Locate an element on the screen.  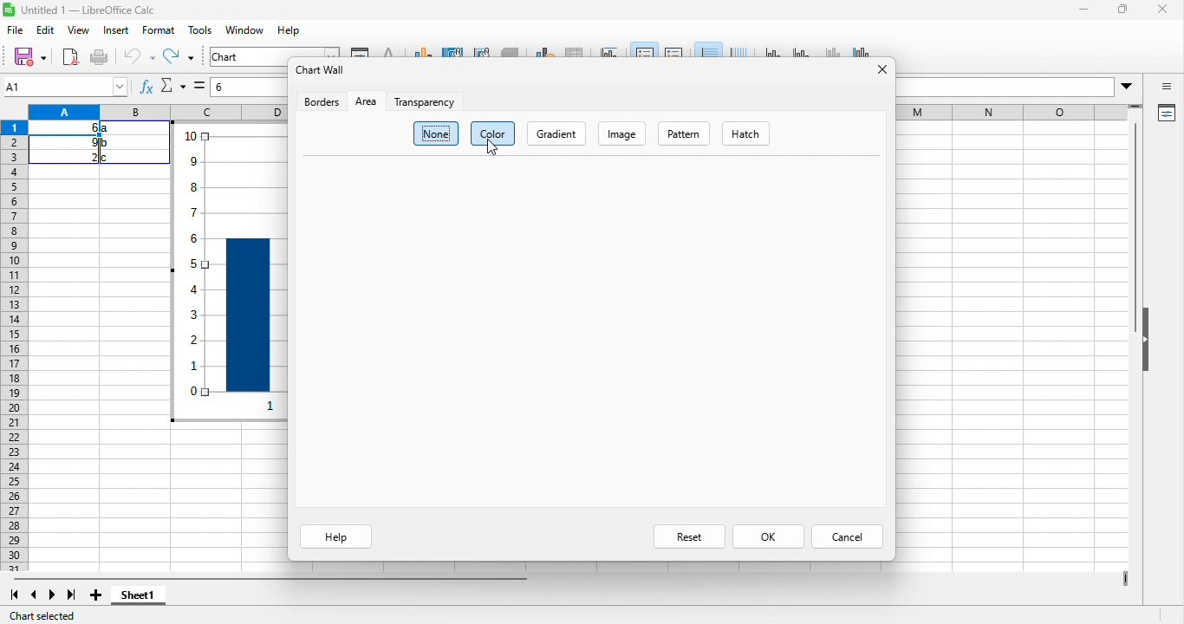
previous is located at coordinates (34, 596).